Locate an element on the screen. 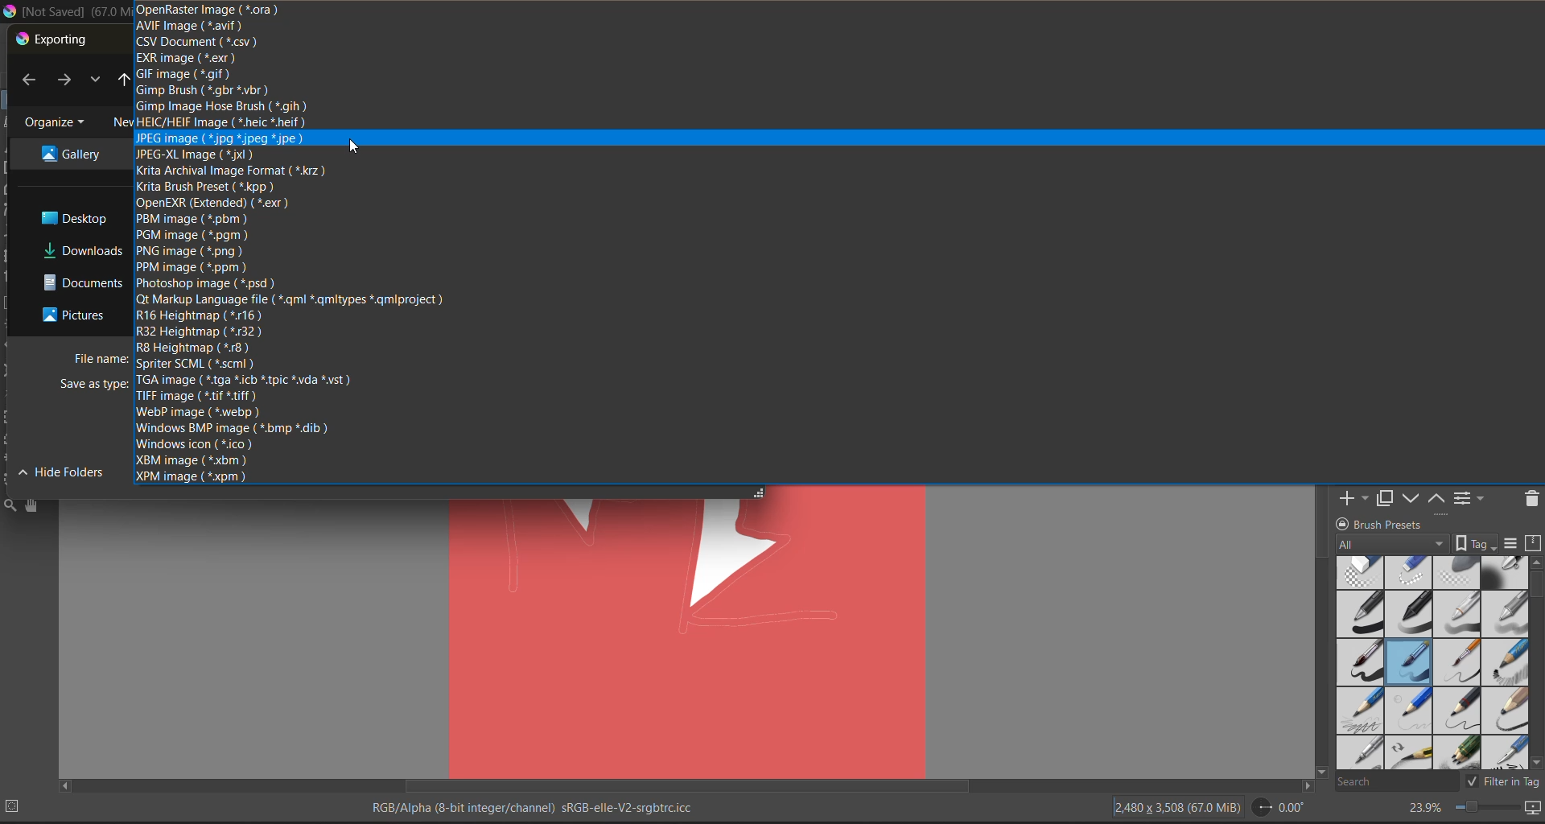  xbm is located at coordinates (203, 461).